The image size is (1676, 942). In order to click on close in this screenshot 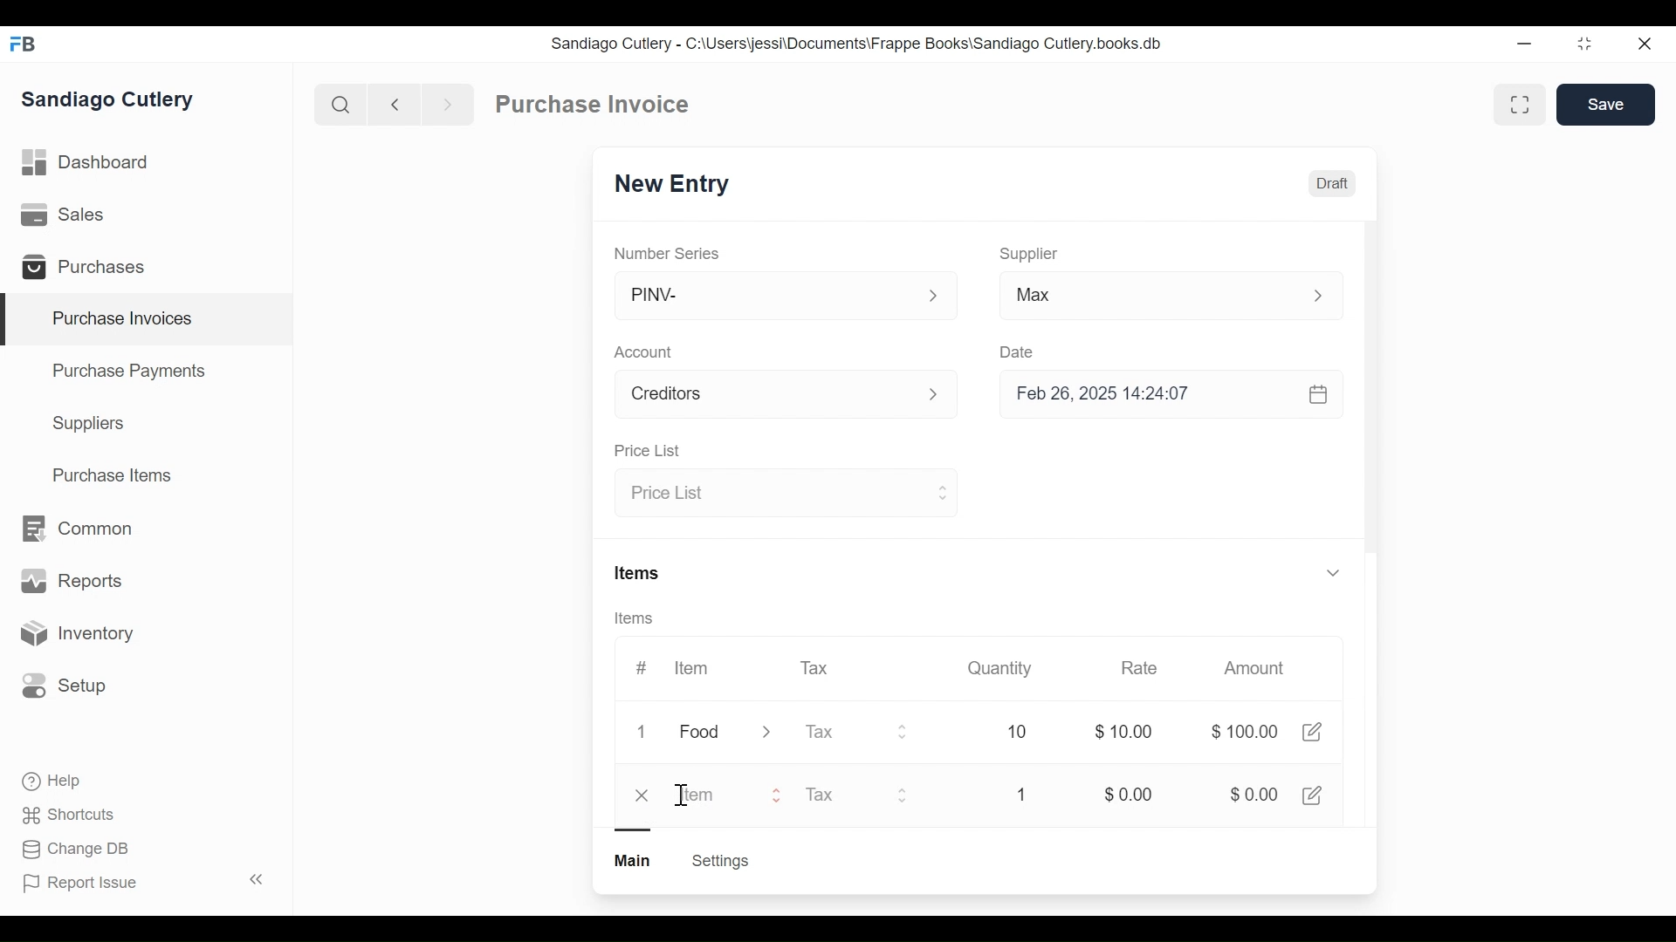, I will do `click(1643, 44)`.